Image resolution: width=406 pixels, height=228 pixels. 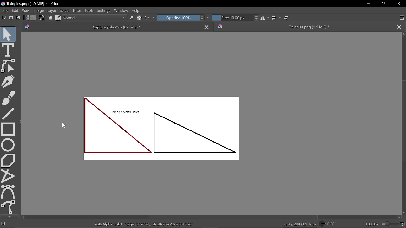 What do you see at coordinates (9, 217) in the screenshot?
I see `Move down in tools` at bounding box center [9, 217].